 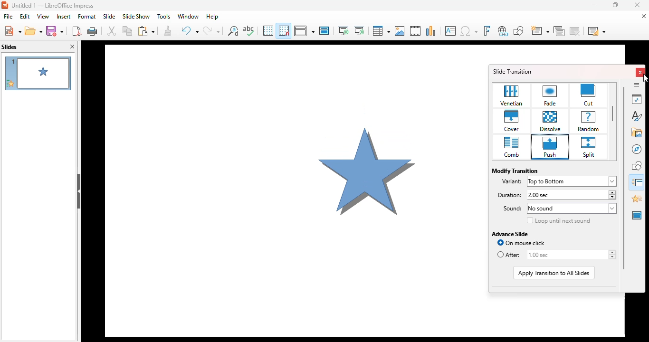 I want to click on on mouse click, so click(x=521, y=243).